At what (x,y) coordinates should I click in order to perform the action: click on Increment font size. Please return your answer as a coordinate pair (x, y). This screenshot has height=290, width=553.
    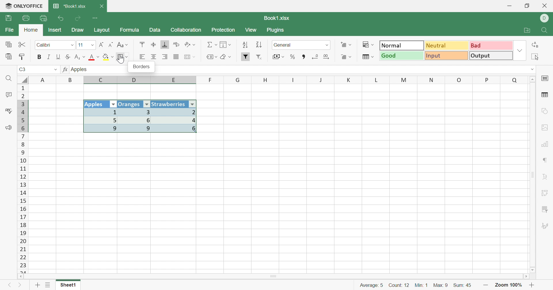
    Looking at the image, I should click on (101, 45).